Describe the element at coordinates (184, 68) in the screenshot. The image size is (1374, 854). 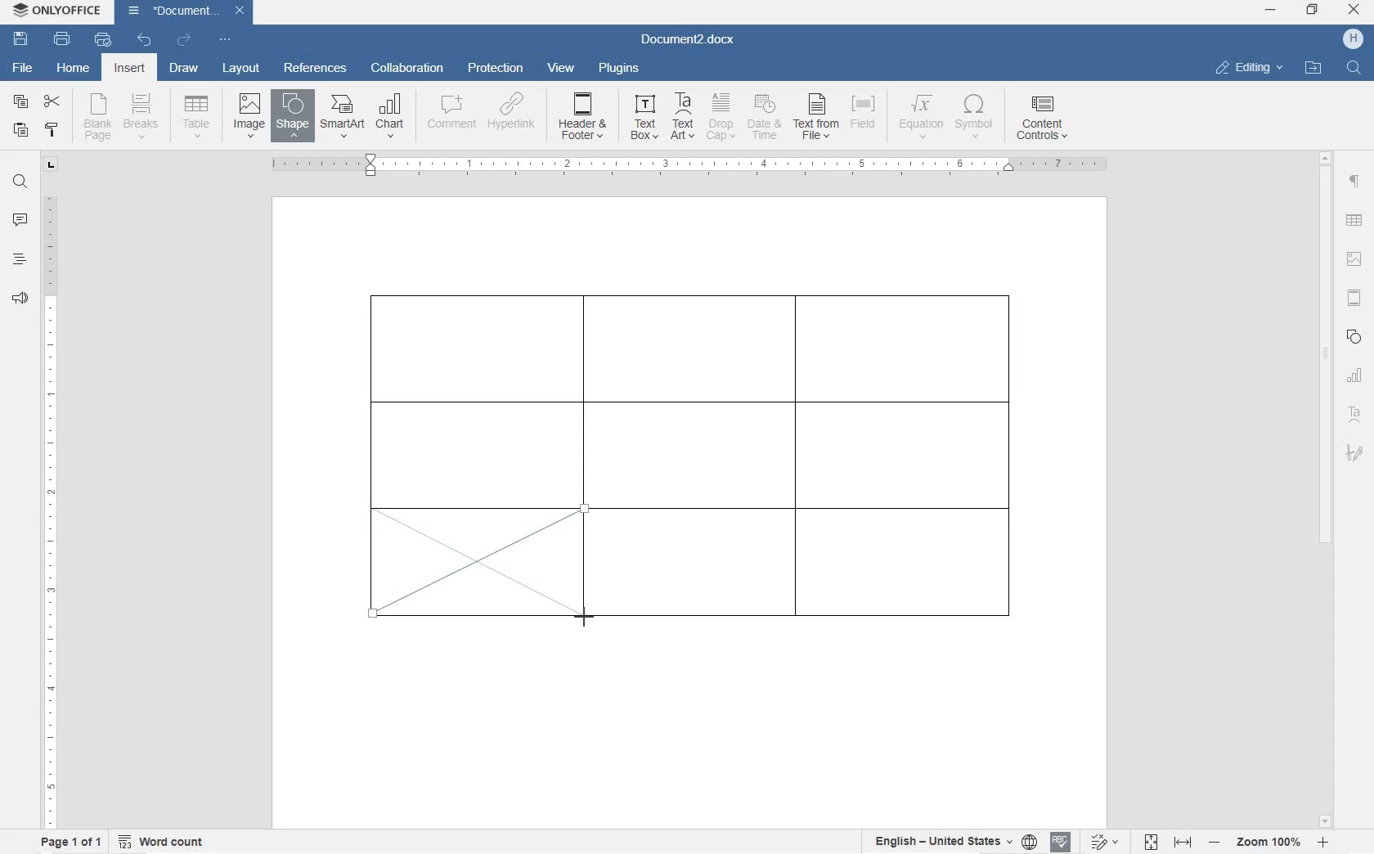
I see `draw` at that location.